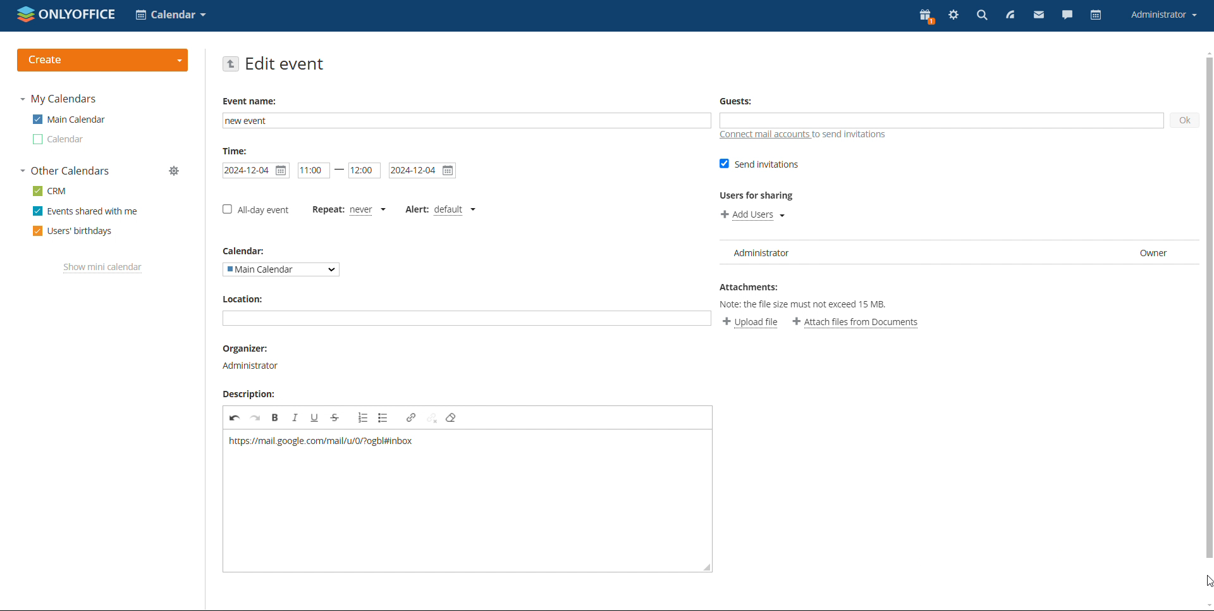 The image size is (1214, 611). What do you see at coordinates (276, 417) in the screenshot?
I see `bold` at bounding box center [276, 417].